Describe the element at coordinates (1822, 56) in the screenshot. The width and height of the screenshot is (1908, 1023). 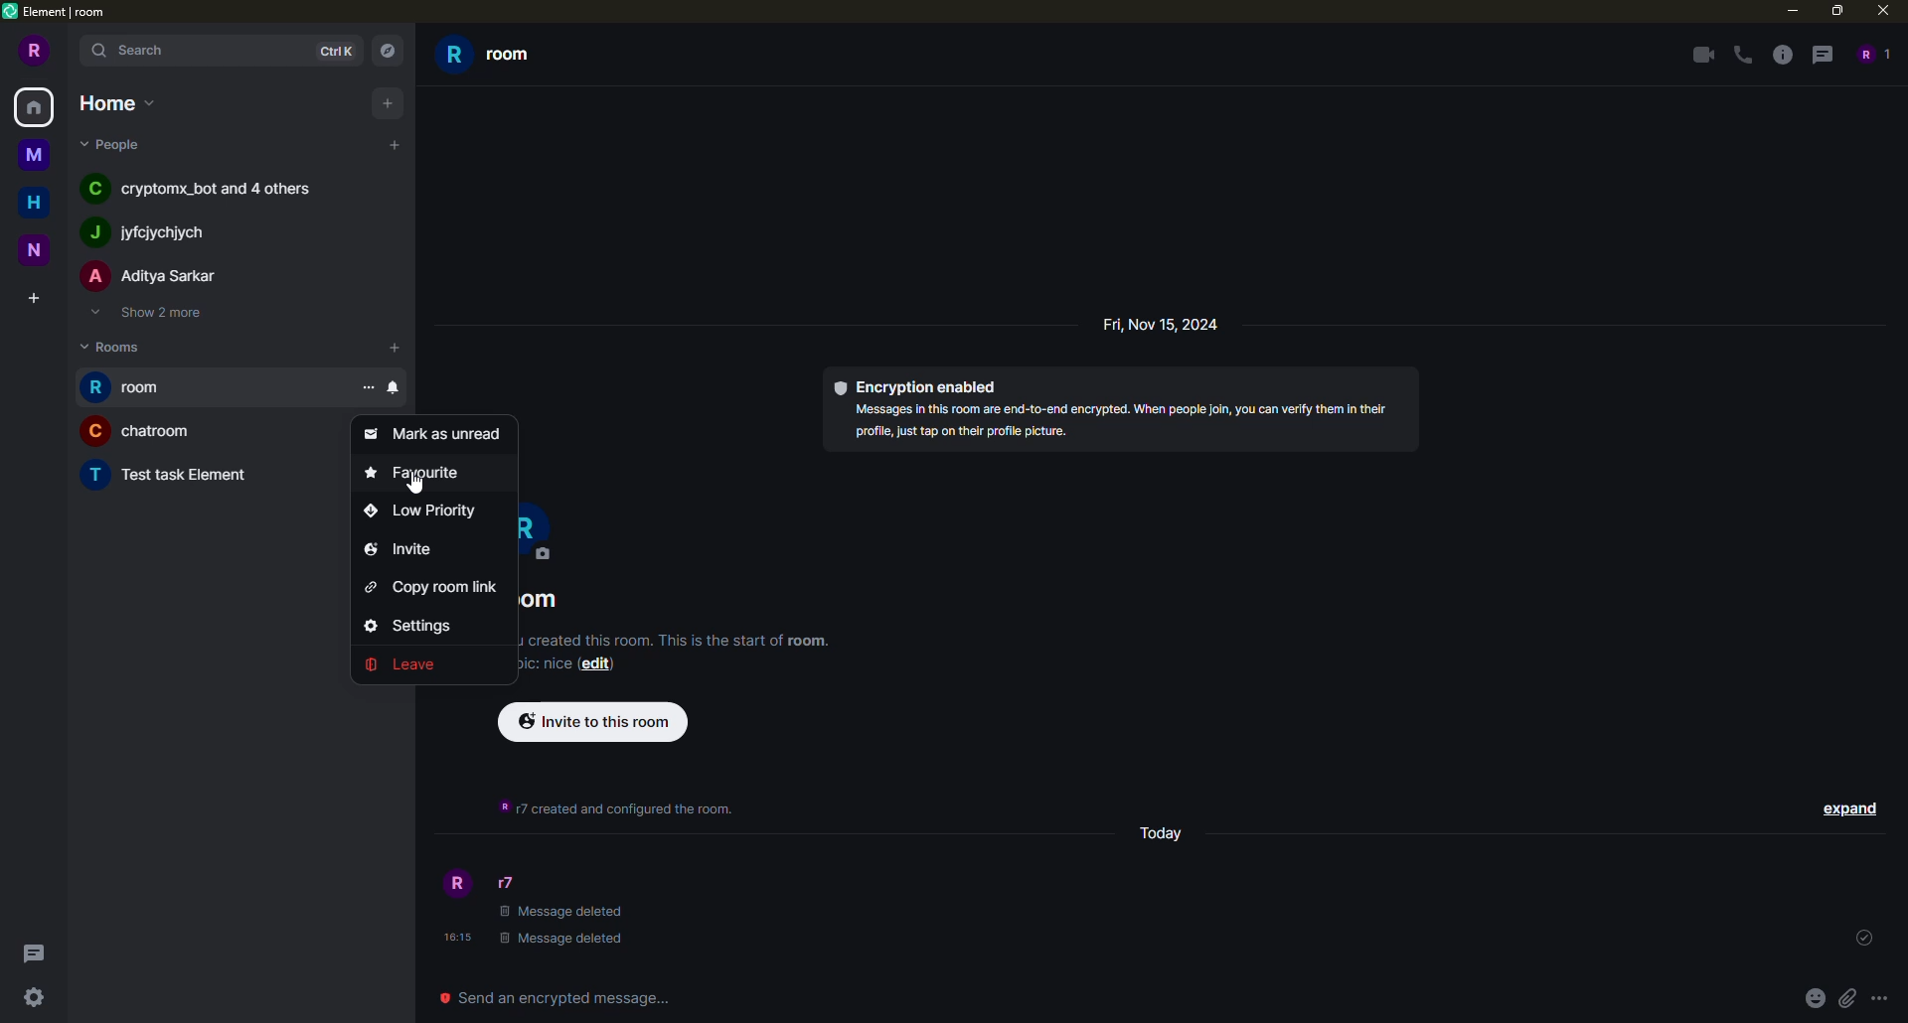
I see `threads` at that location.